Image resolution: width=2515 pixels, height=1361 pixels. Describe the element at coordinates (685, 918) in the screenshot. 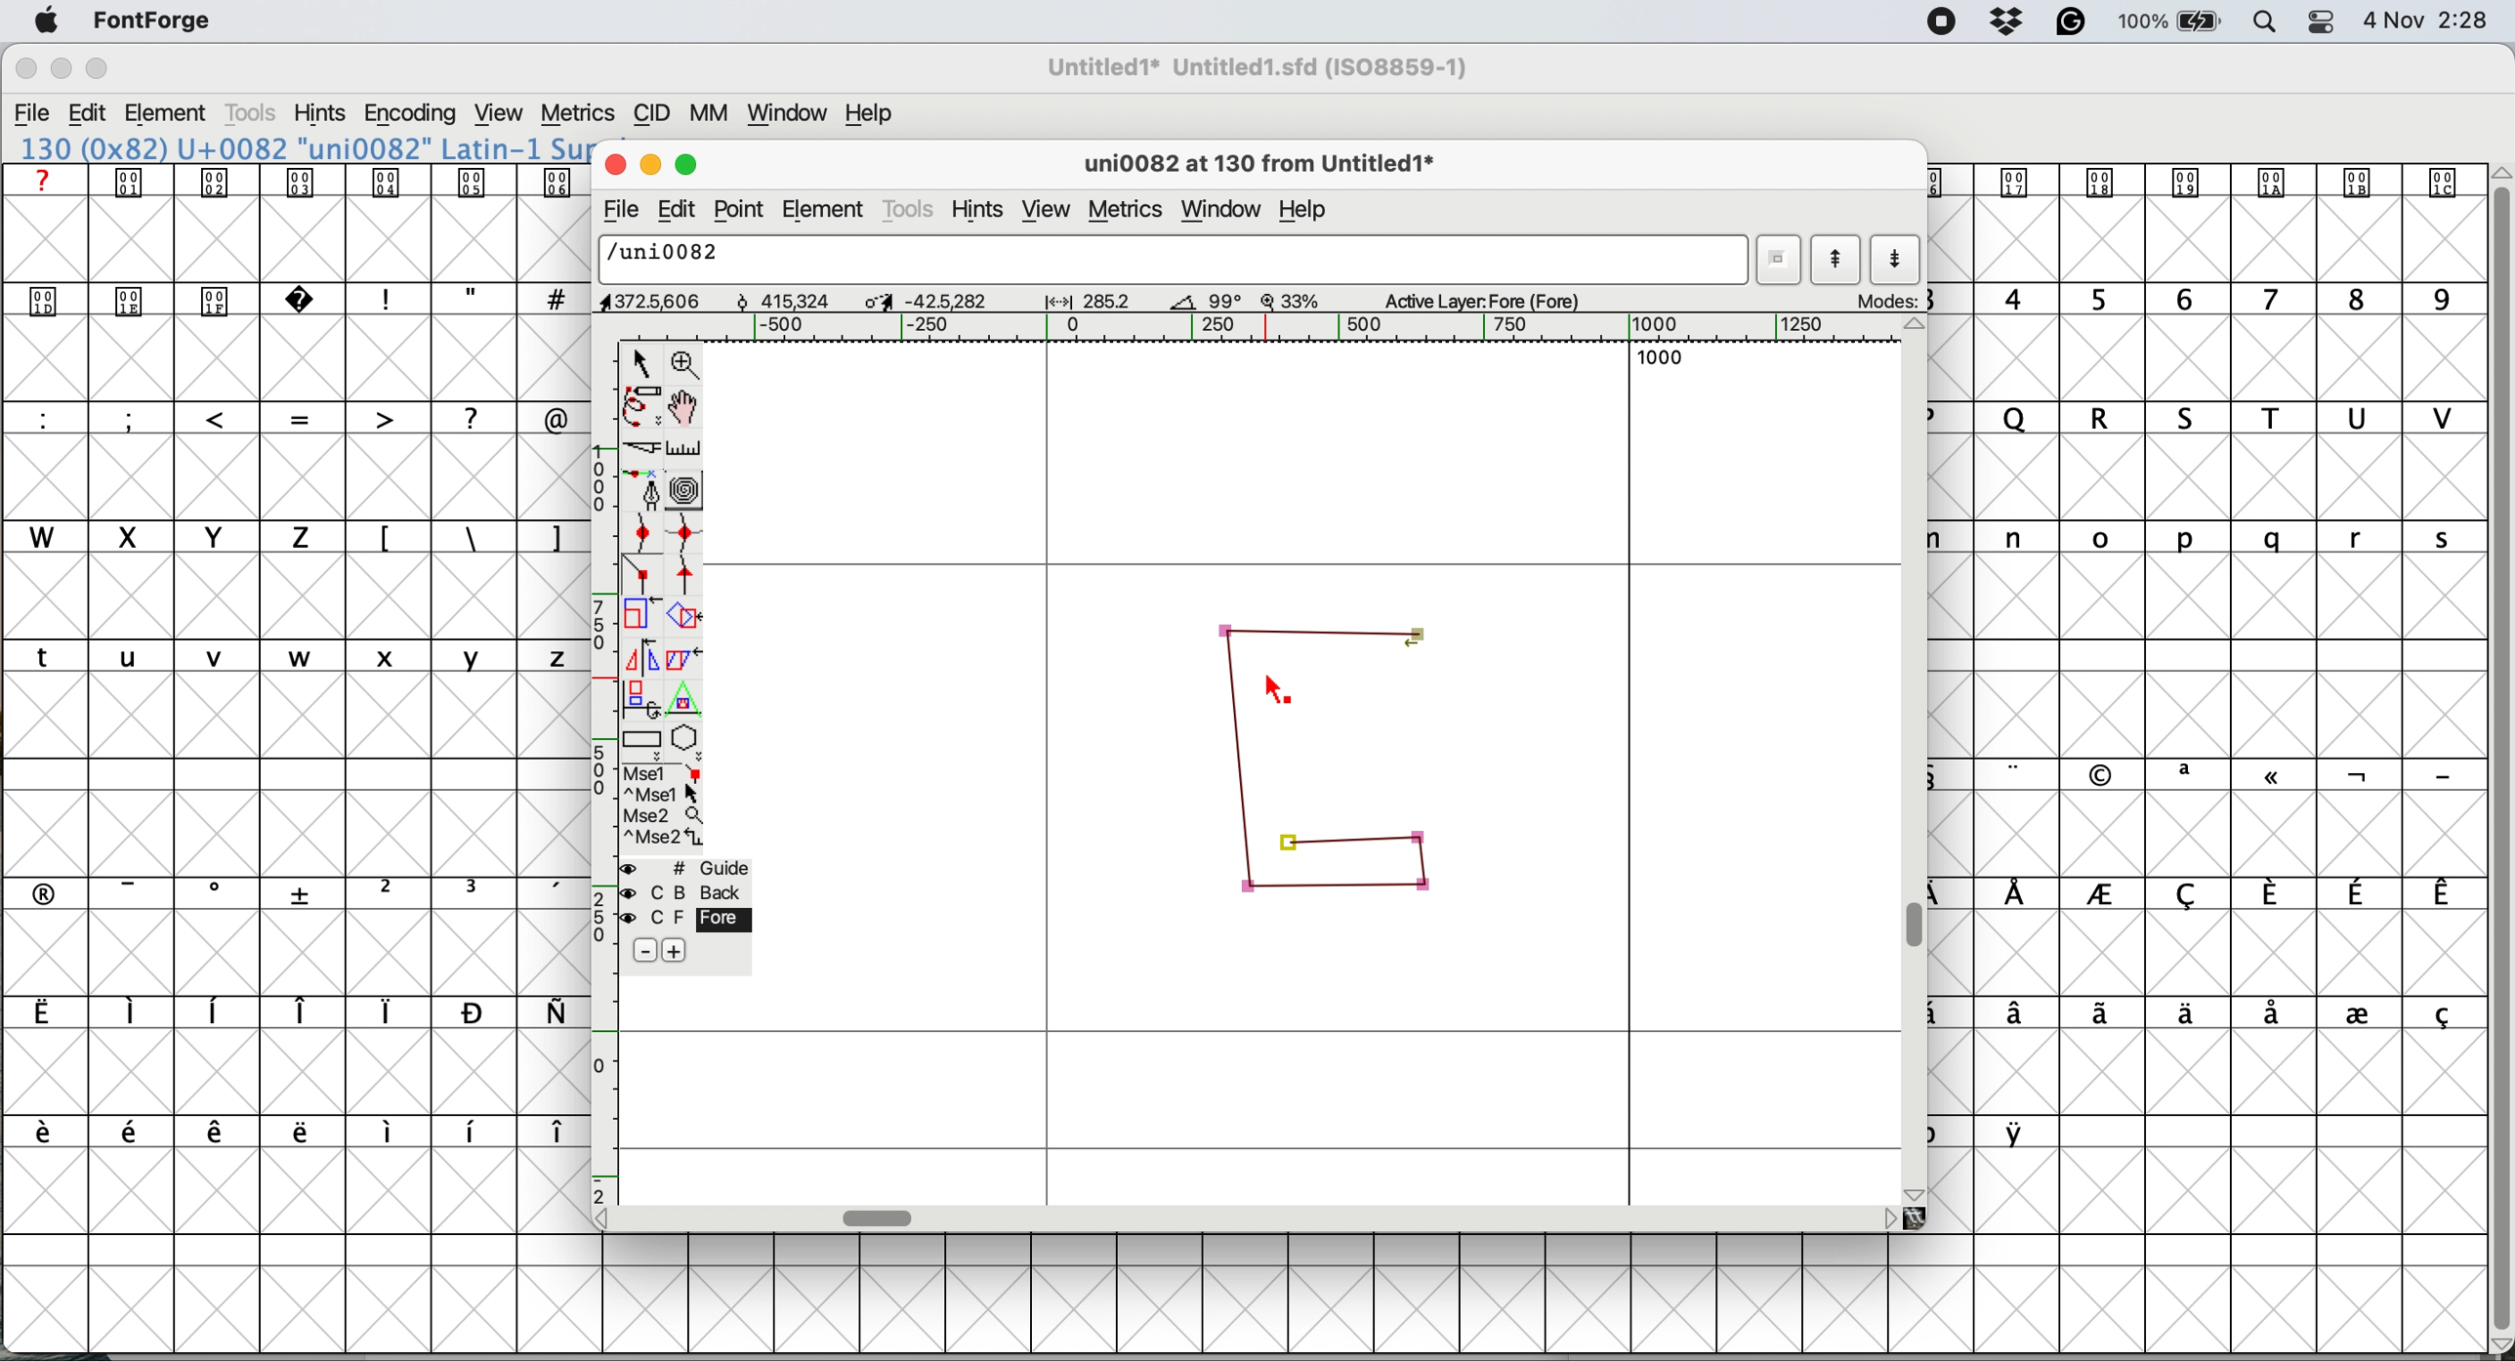

I see `fore` at that location.